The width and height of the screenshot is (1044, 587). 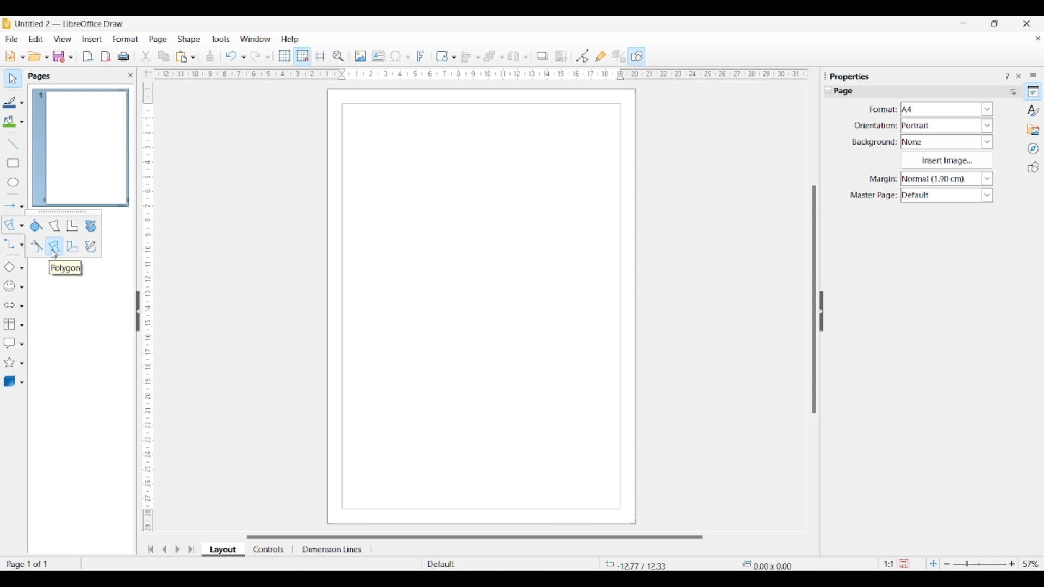 I want to click on Cursor clicking on Polygon, so click(x=55, y=254).